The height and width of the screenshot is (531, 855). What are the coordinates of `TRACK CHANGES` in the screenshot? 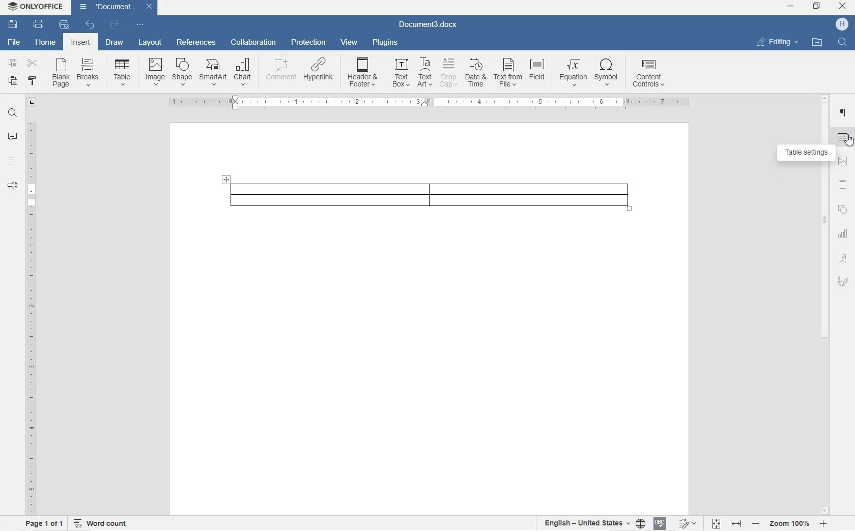 It's located at (687, 523).